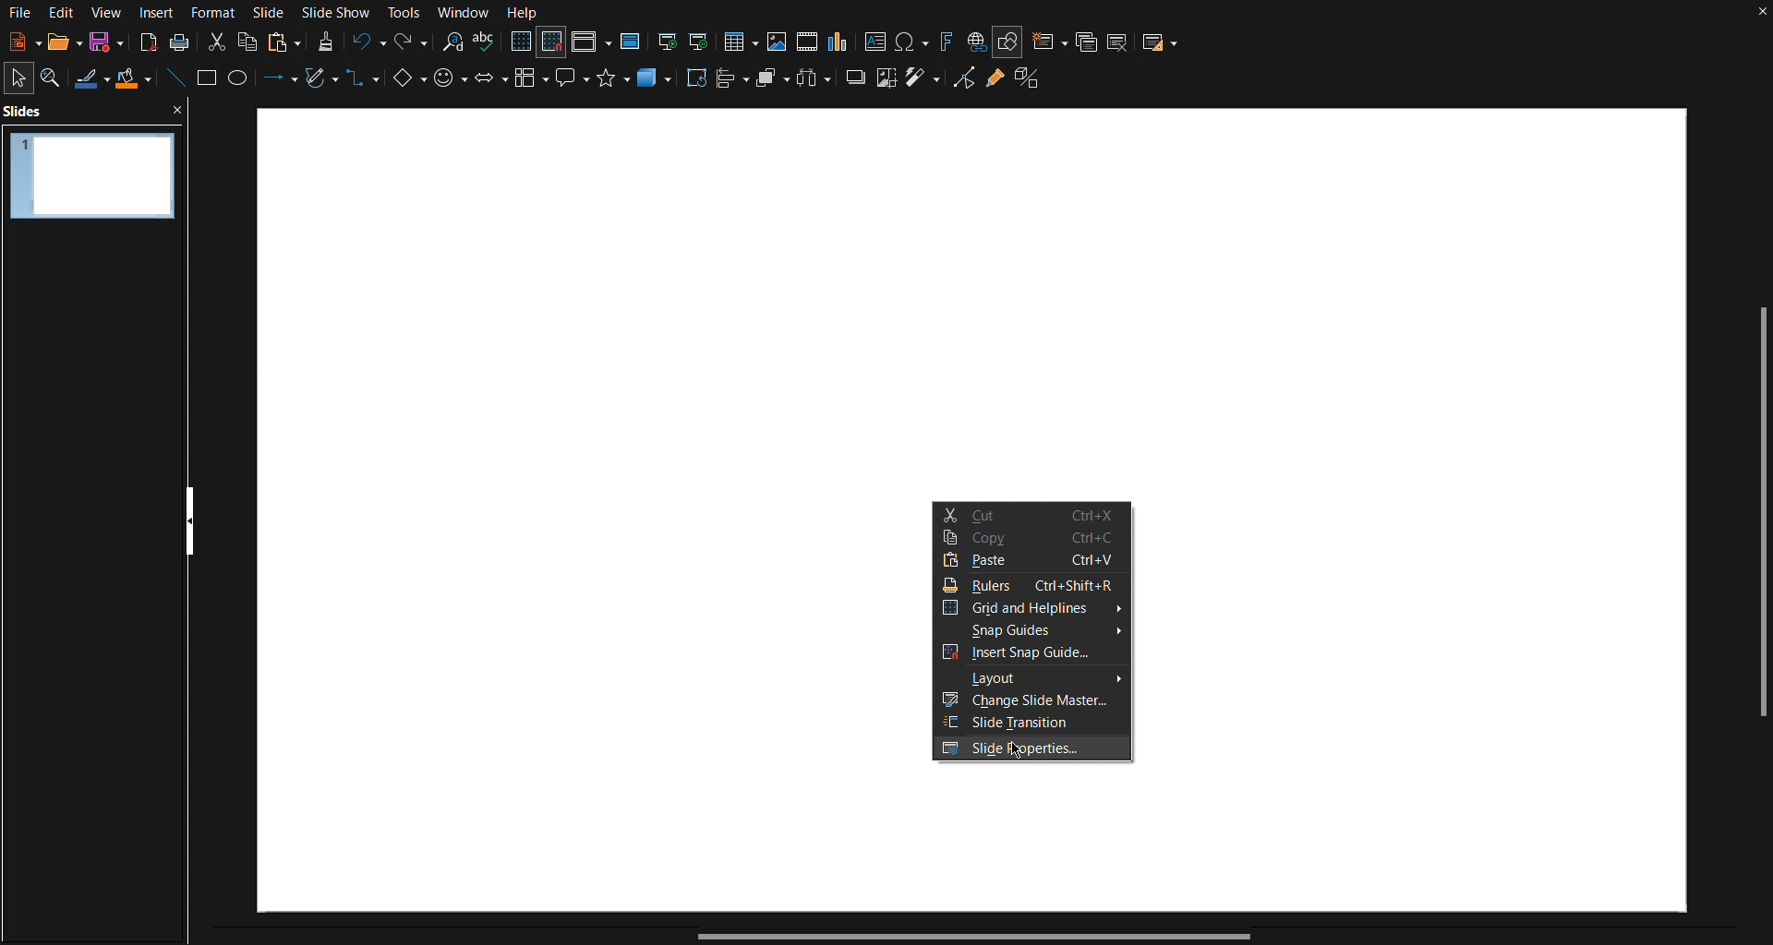  I want to click on Distribute Objects, so click(816, 83).